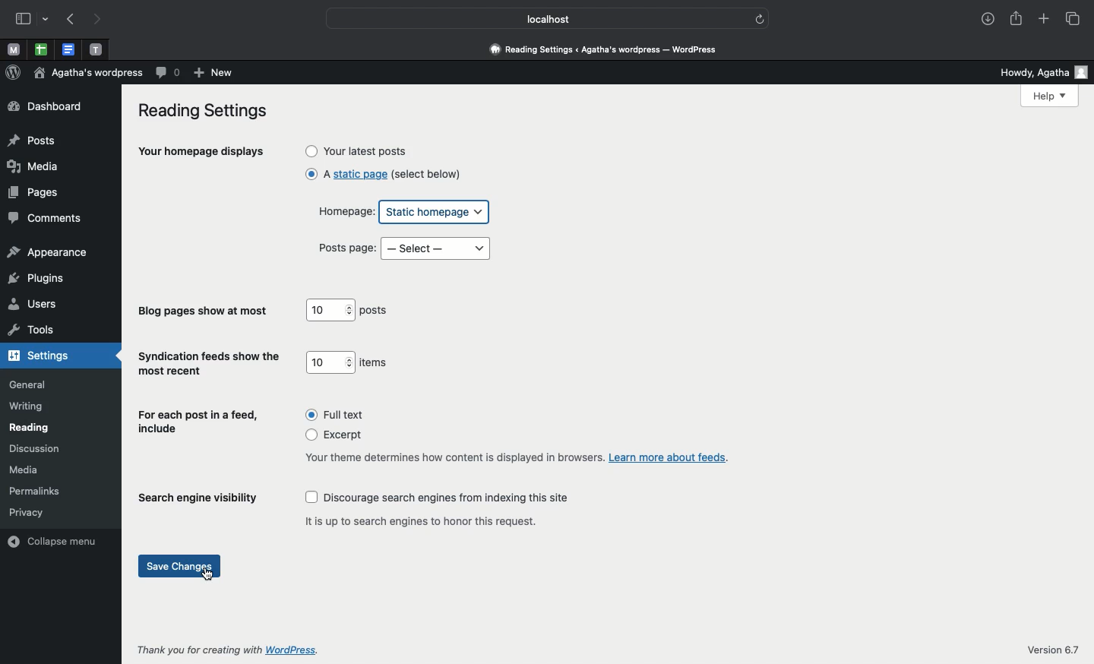 The height and width of the screenshot is (664, 1094). I want to click on Posts page, so click(348, 248).